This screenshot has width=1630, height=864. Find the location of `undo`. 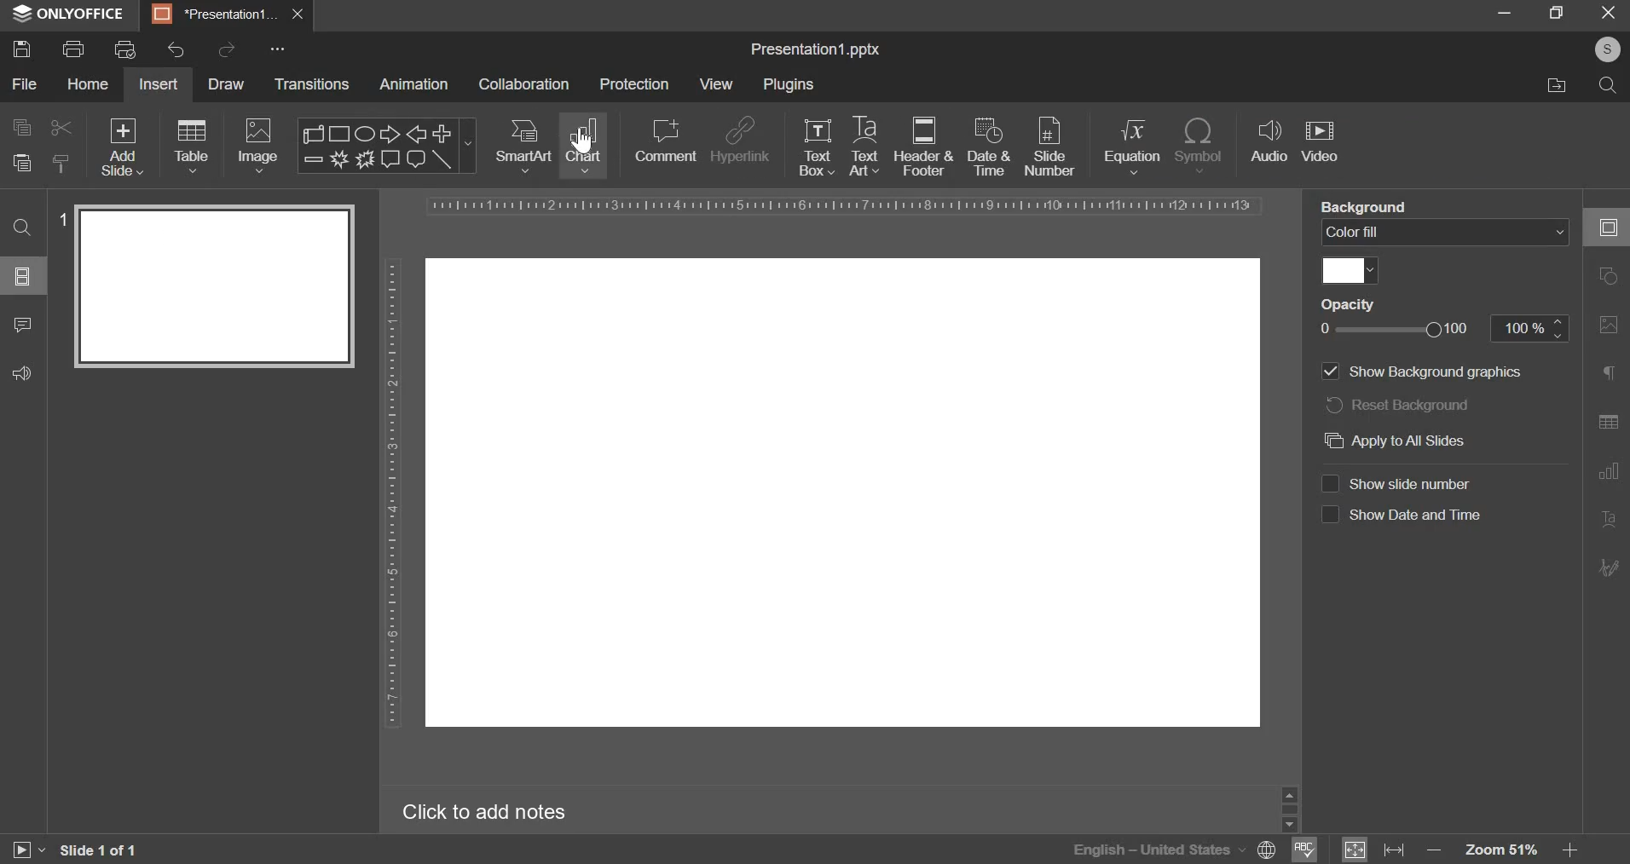

undo is located at coordinates (176, 50).